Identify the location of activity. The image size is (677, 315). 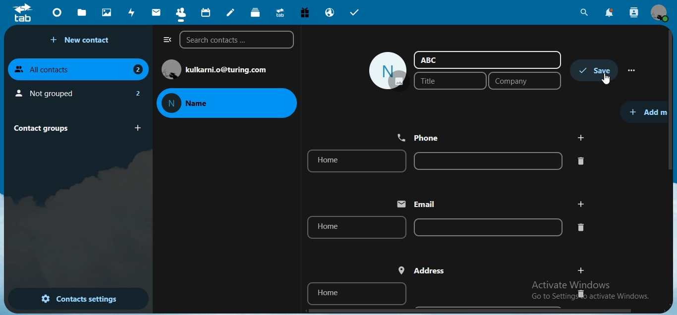
(131, 12).